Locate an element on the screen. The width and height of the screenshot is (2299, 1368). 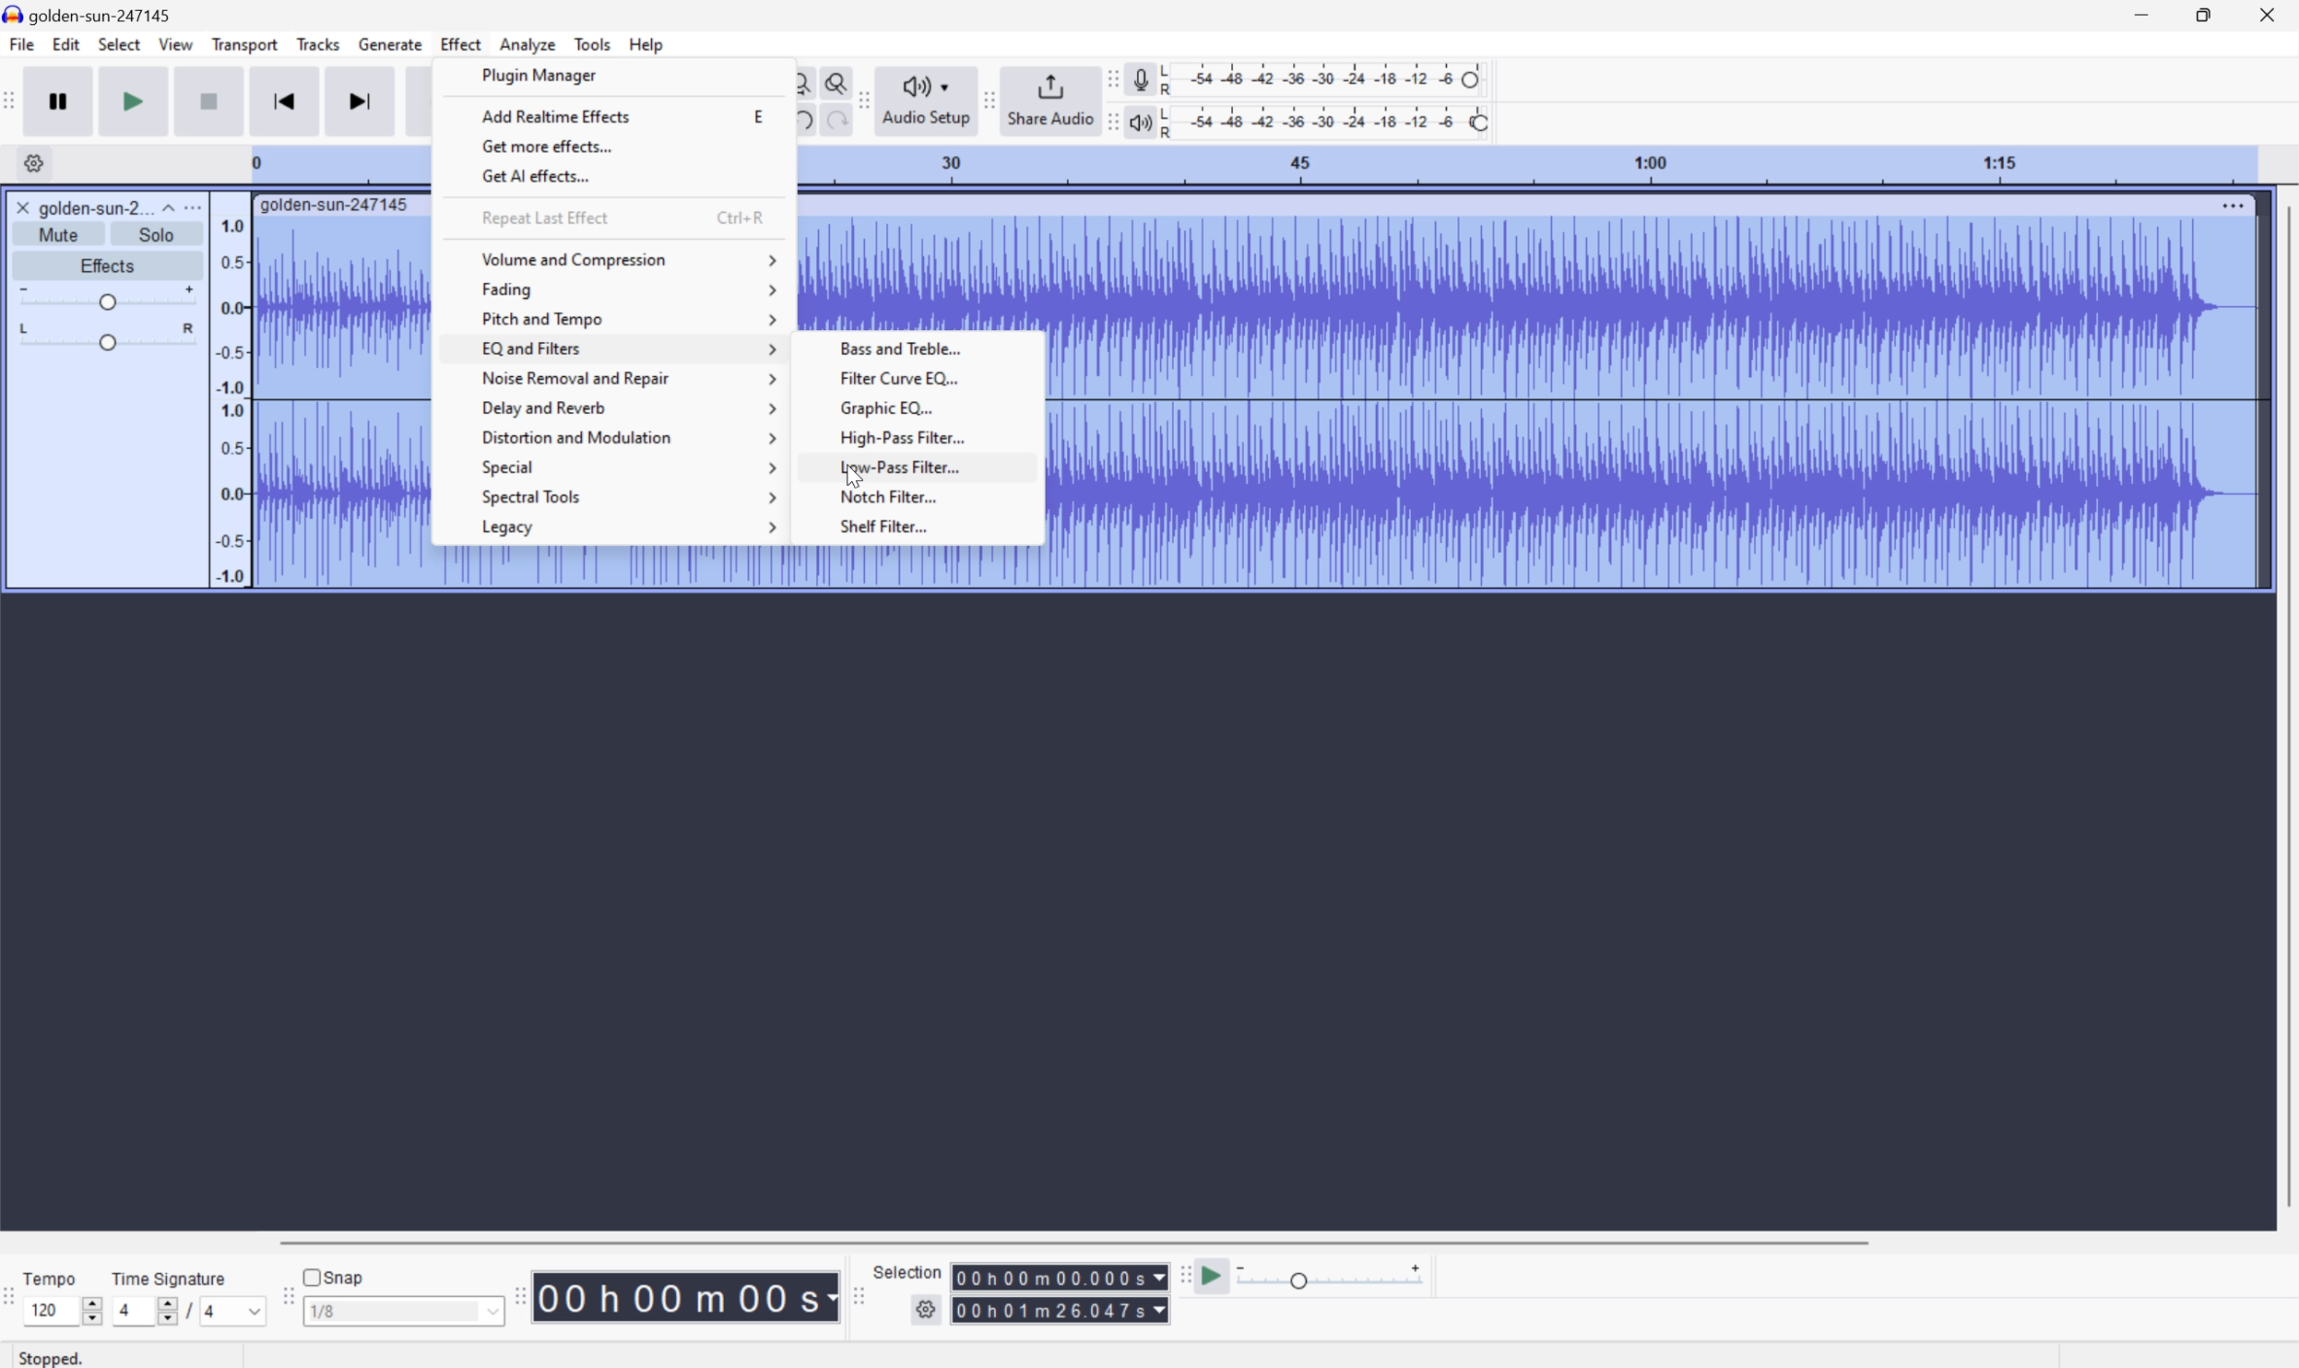
Bass and treble... is located at coordinates (932, 351).